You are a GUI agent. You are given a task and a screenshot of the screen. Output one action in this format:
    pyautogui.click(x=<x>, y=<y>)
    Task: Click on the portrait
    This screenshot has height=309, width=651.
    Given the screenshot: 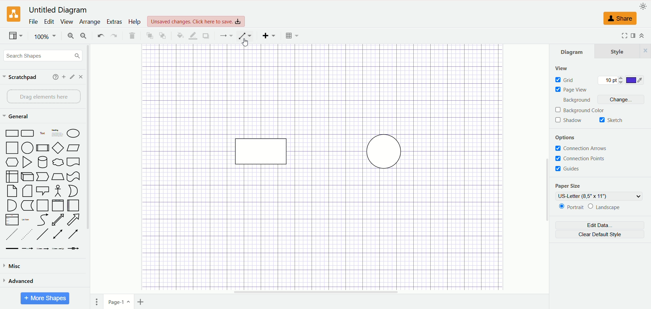 What is the action you would take?
    pyautogui.click(x=569, y=207)
    